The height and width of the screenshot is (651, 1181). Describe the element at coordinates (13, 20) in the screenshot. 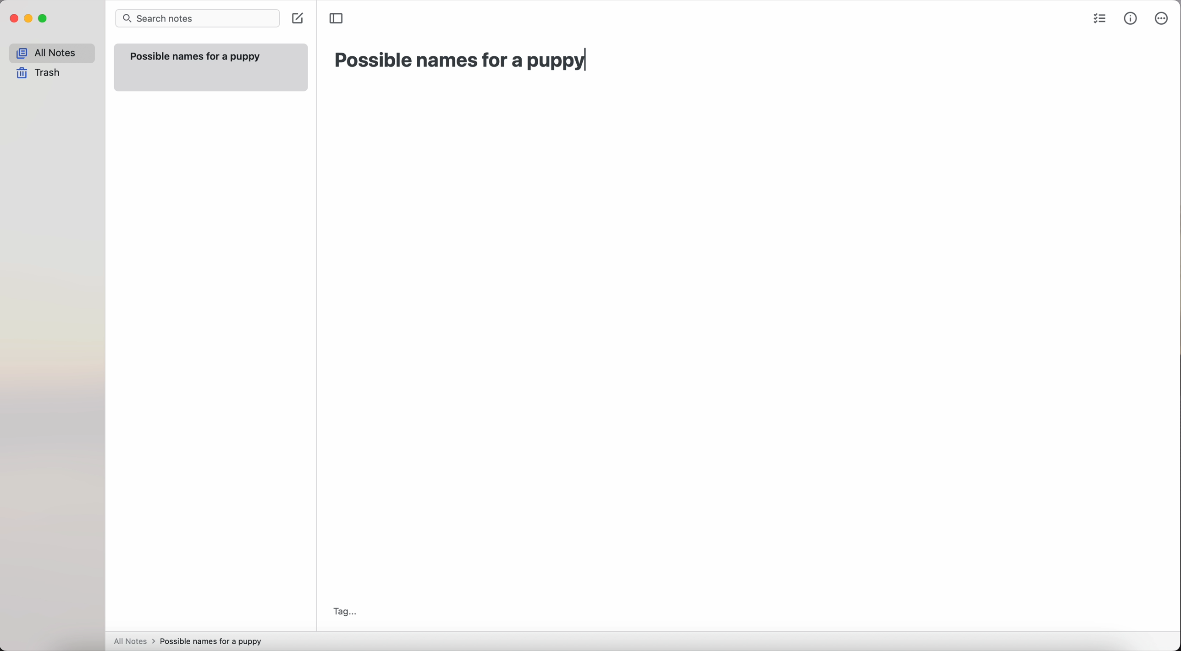

I see `close` at that location.